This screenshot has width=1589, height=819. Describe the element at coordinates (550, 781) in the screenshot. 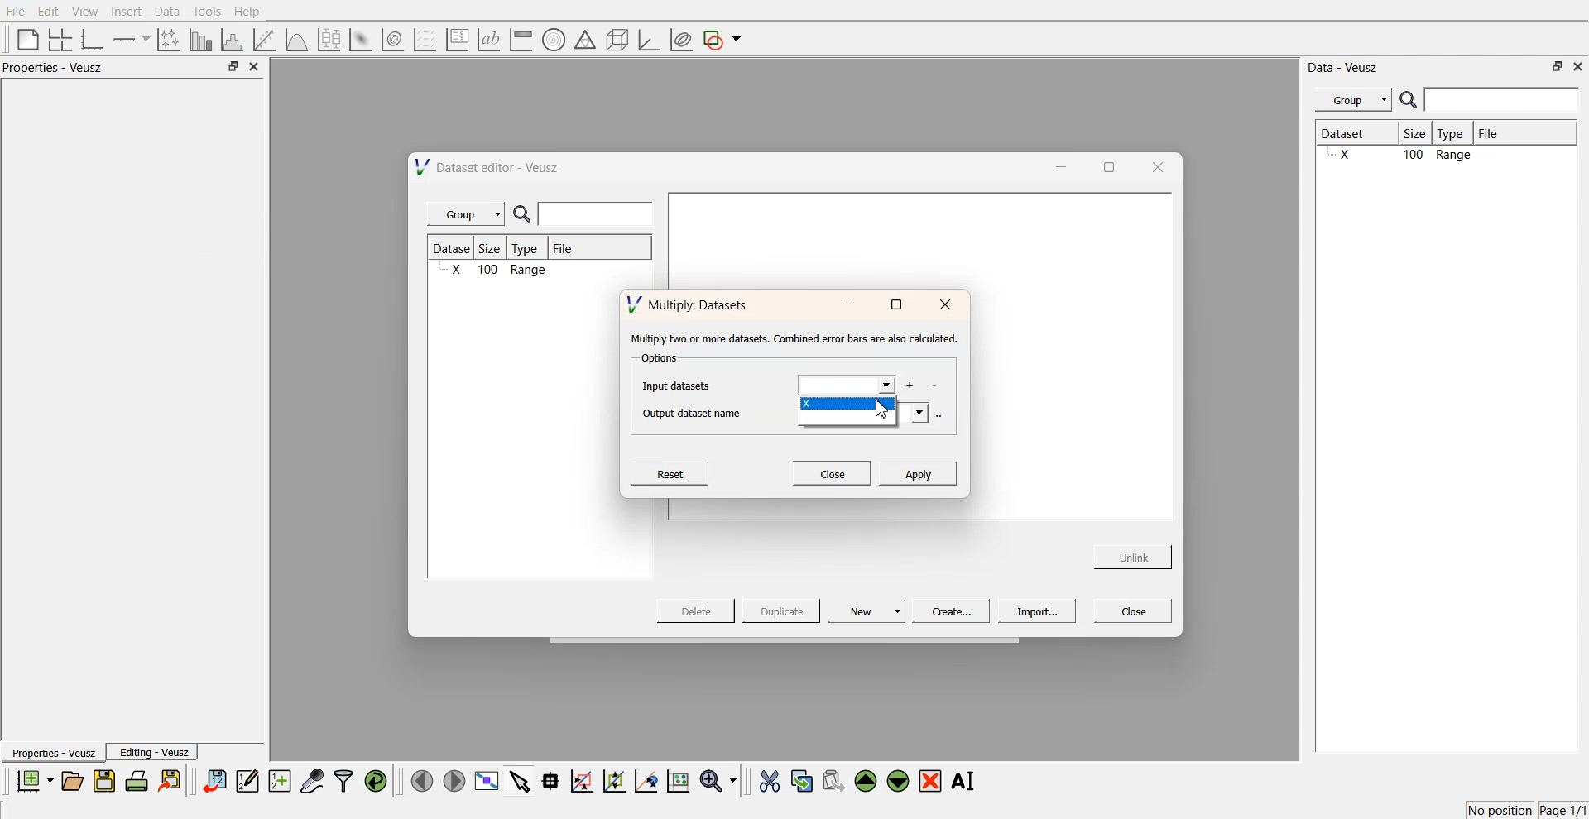

I see `read data points` at that location.